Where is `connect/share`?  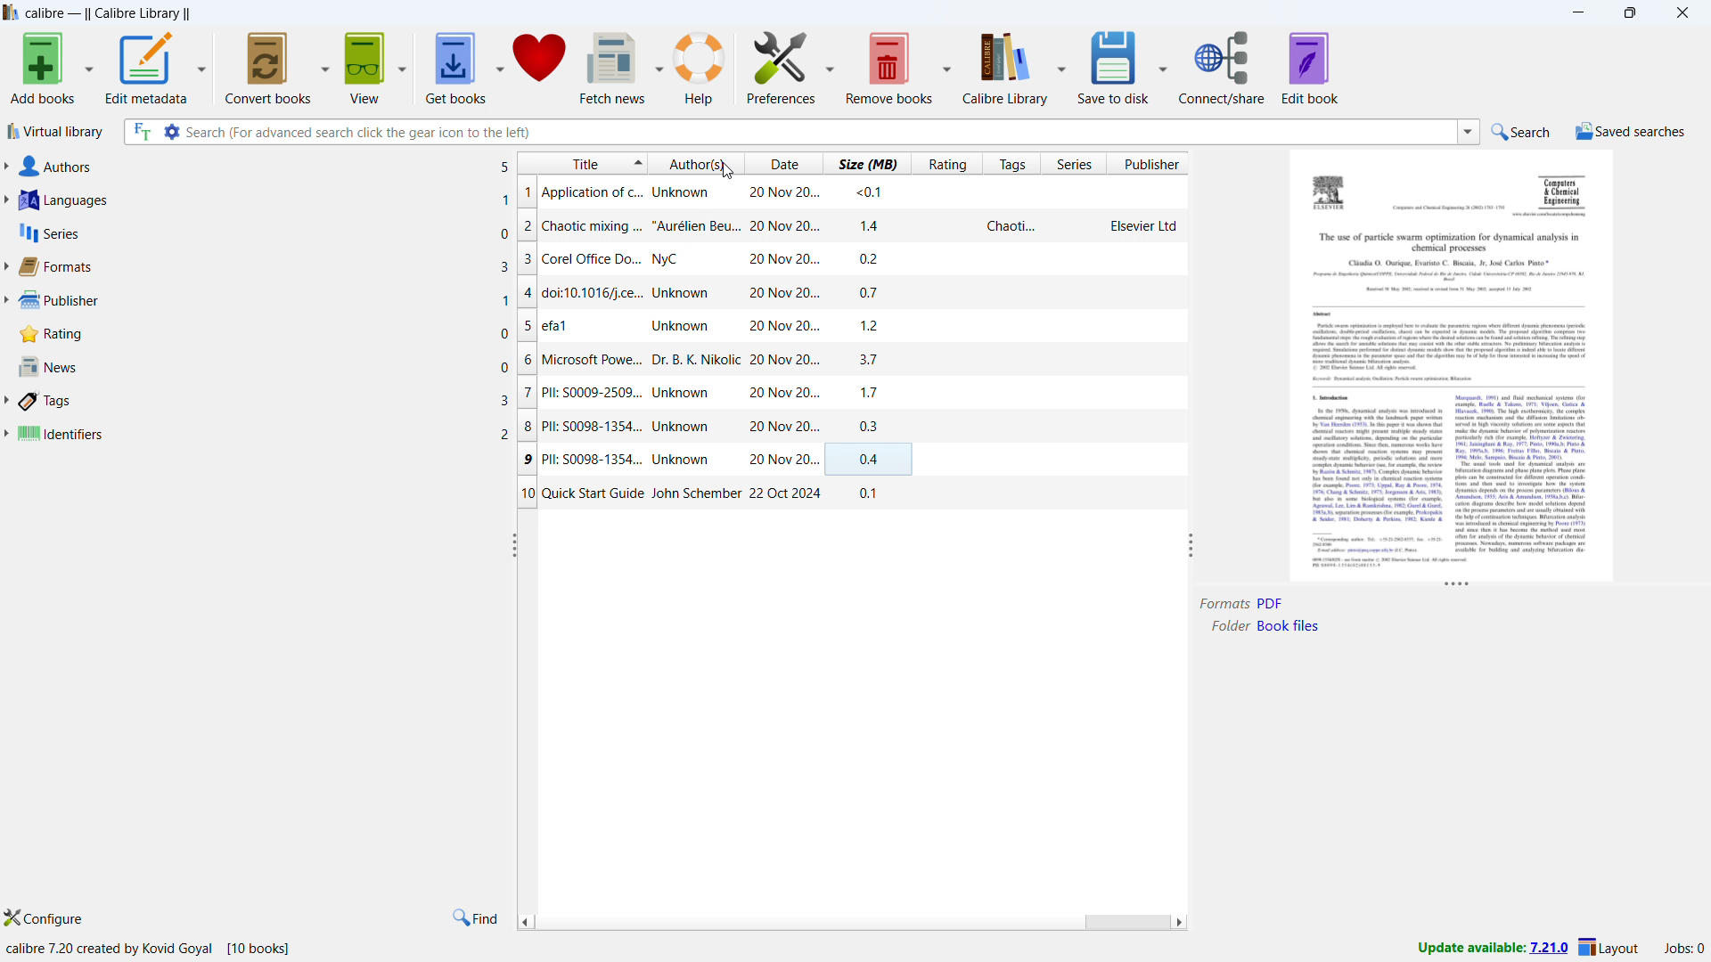
connect/share is located at coordinates (1223, 67).